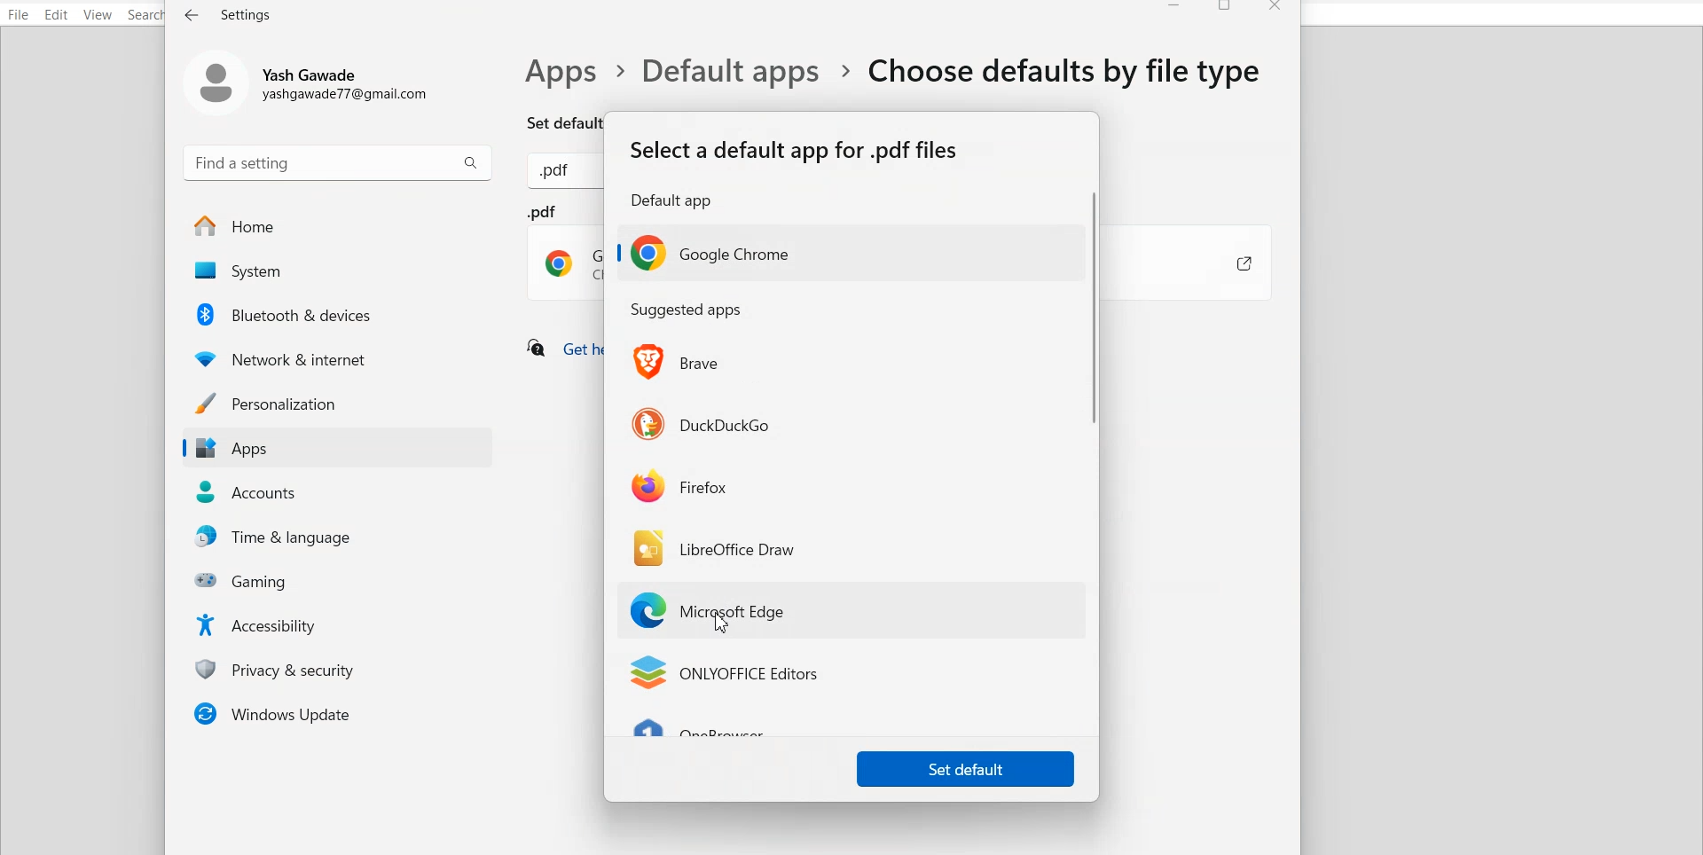  I want to click on Brave, so click(681, 362).